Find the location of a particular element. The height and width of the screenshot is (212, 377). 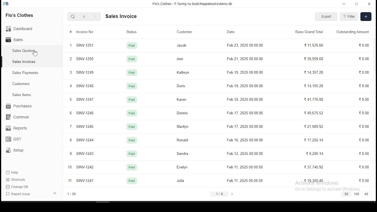

reports is located at coordinates (17, 129).